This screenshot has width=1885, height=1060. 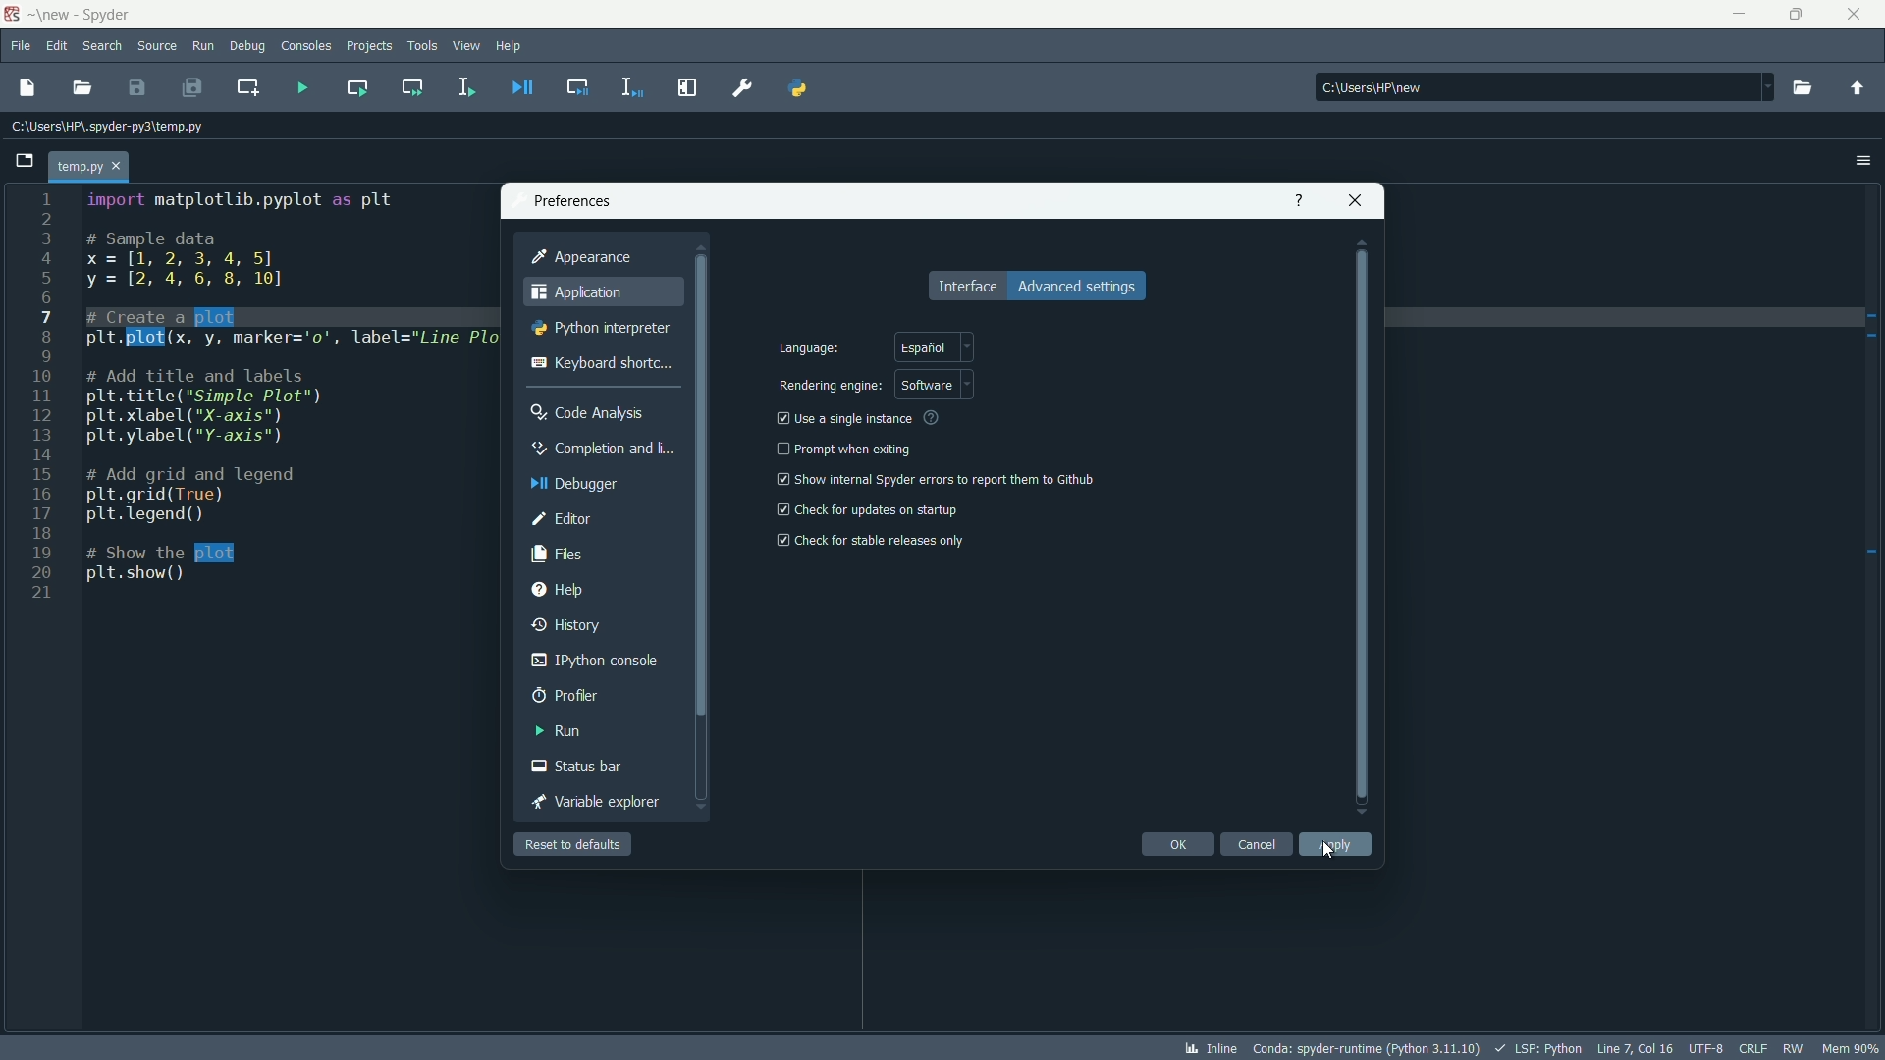 What do you see at coordinates (1802, 87) in the screenshot?
I see `browse directory` at bounding box center [1802, 87].